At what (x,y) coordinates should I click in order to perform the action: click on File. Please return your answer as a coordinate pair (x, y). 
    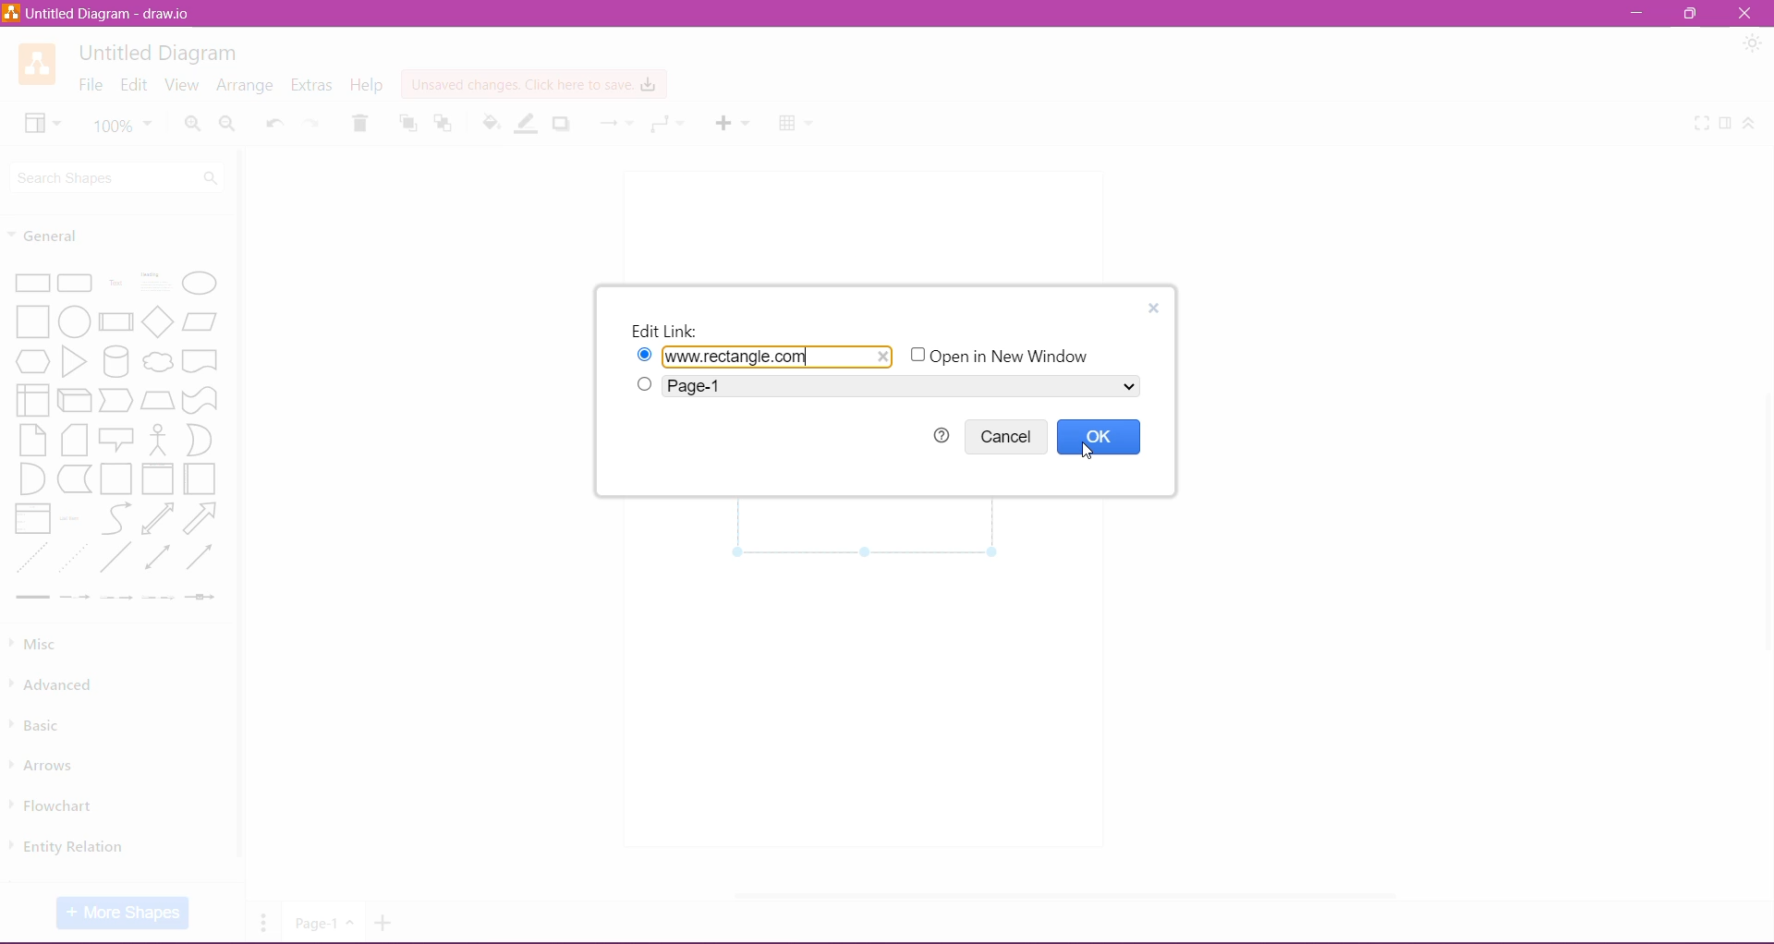
    Looking at the image, I should click on (90, 84).